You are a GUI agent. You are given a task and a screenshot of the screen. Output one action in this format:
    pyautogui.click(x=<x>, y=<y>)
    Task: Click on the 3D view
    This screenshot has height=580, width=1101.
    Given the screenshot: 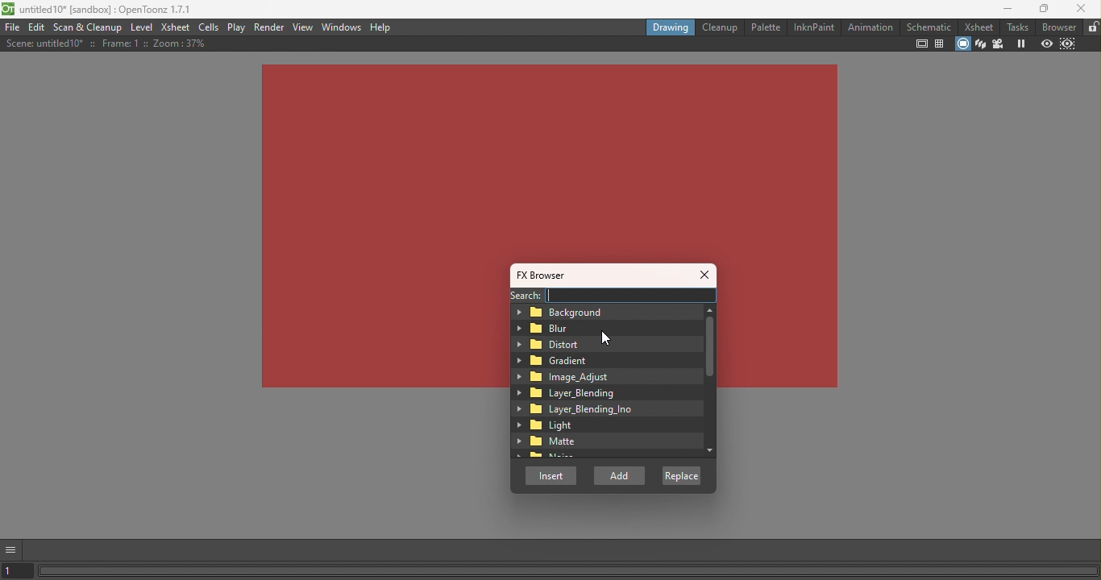 What is the action you would take?
    pyautogui.click(x=981, y=43)
    